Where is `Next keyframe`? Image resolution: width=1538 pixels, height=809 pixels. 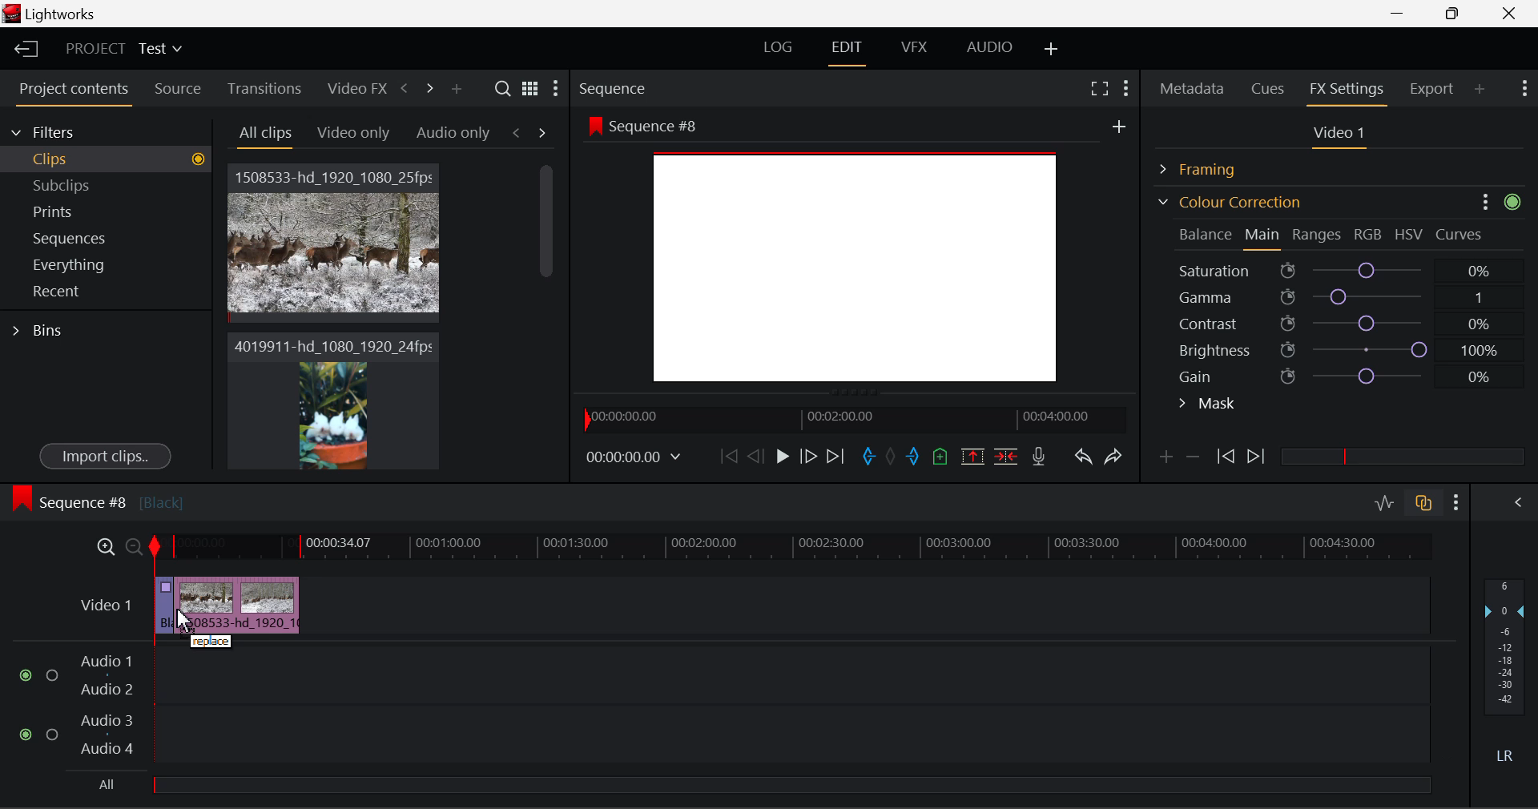 Next keyframe is located at coordinates (1258, 457).